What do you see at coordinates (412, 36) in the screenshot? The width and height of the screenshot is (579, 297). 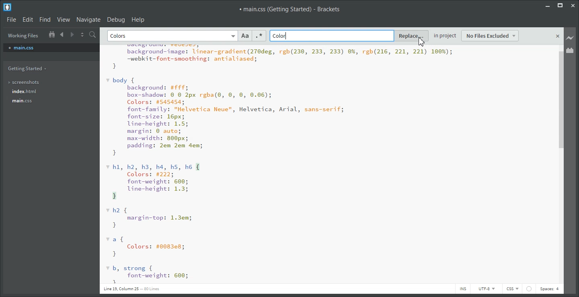 I see `Replace` at bounding box center [412, 36].